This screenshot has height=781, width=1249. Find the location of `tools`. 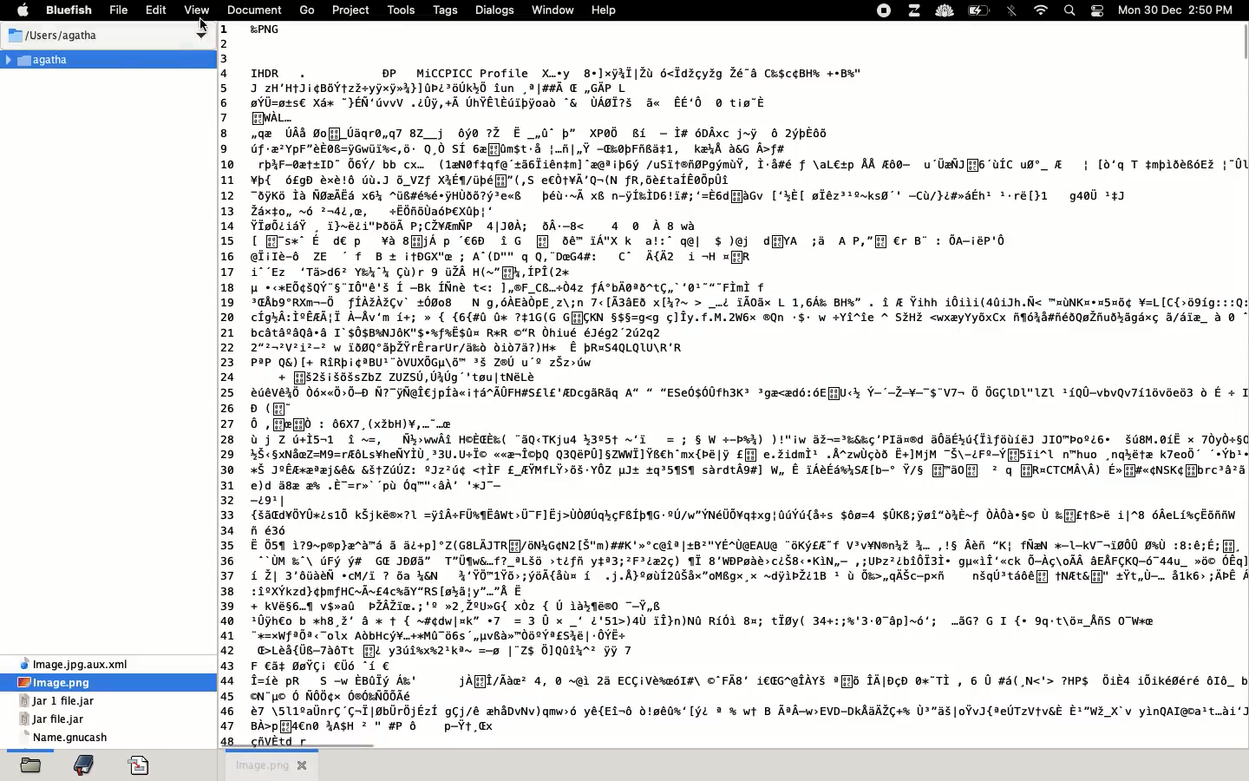

tools is located at coordinates (402, 10).